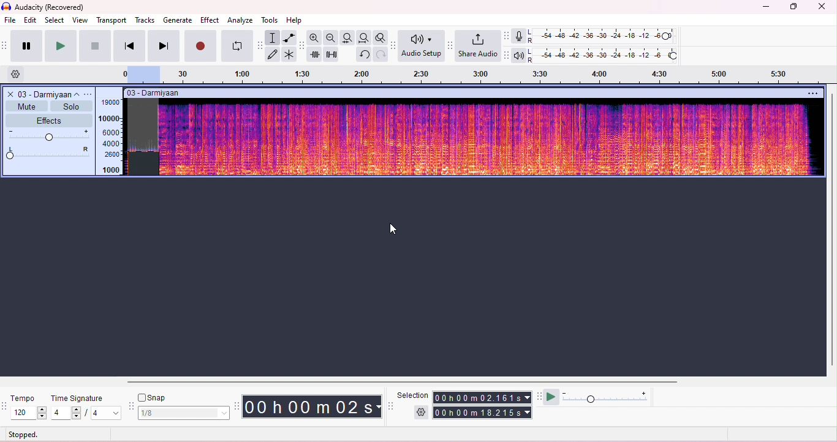 The image size is (837, 442). What do you see at coordinates (129, 46) in the screenshot?
I see `previous` at bounding box center [129, 46].